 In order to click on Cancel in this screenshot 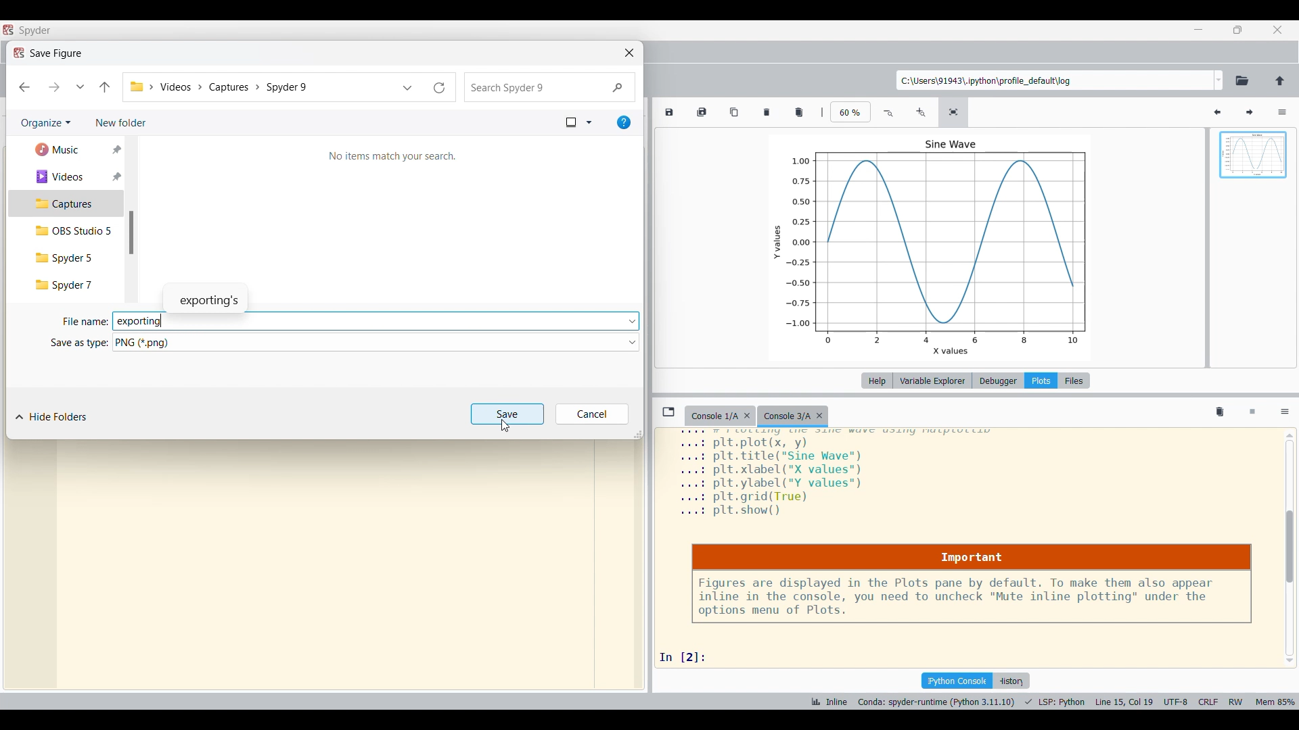, I will do `click(592, 414)`.